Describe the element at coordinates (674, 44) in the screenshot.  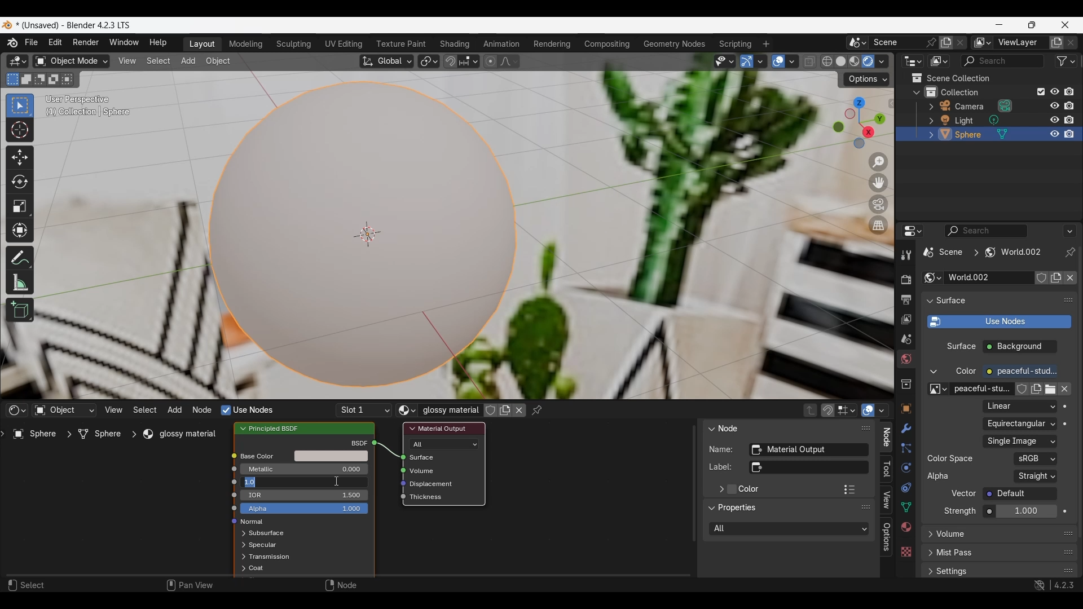
I see `Geometry nodes workspace` at that location.